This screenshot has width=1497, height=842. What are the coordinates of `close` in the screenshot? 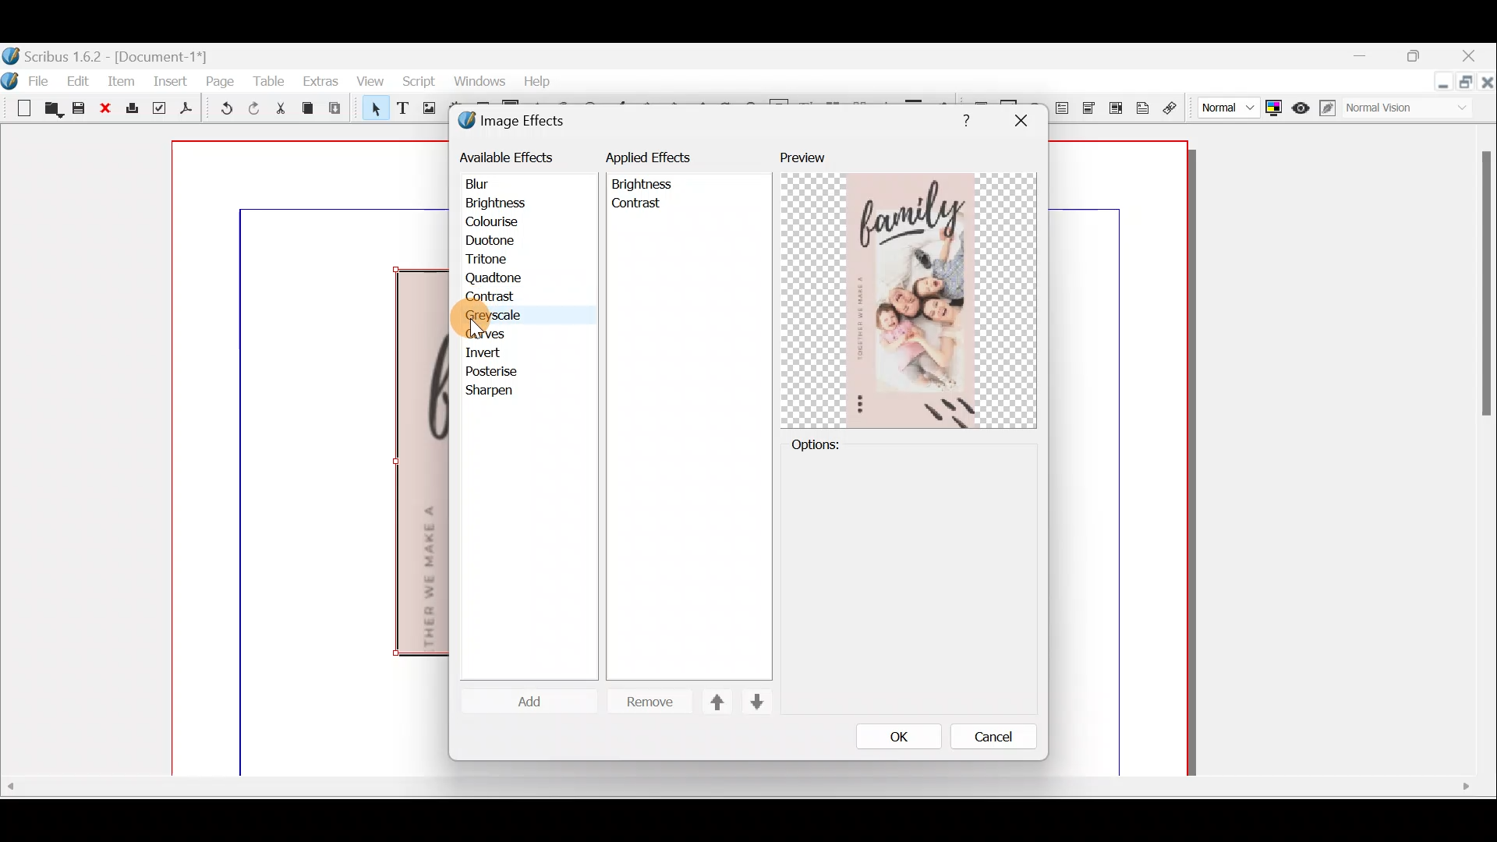 It's located at (1023, 119).